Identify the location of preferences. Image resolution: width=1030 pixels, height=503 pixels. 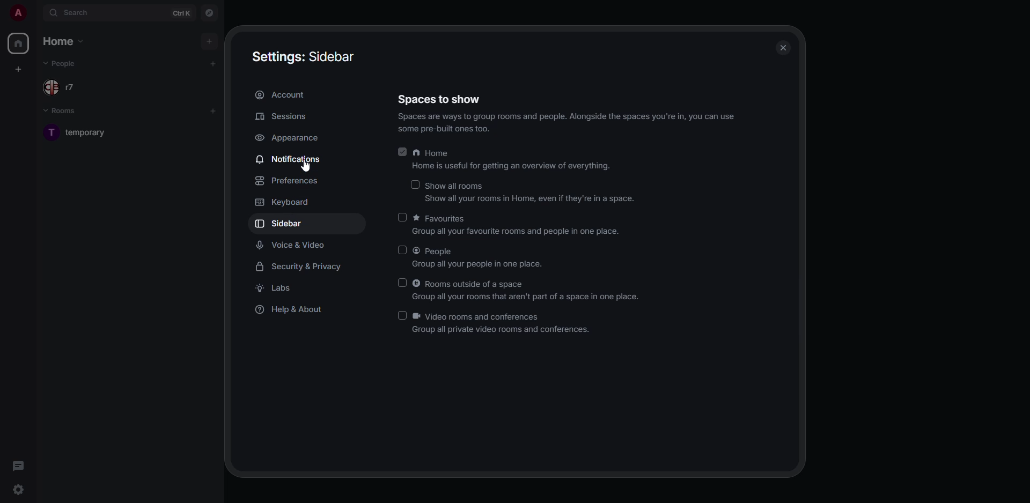
(289, 181).